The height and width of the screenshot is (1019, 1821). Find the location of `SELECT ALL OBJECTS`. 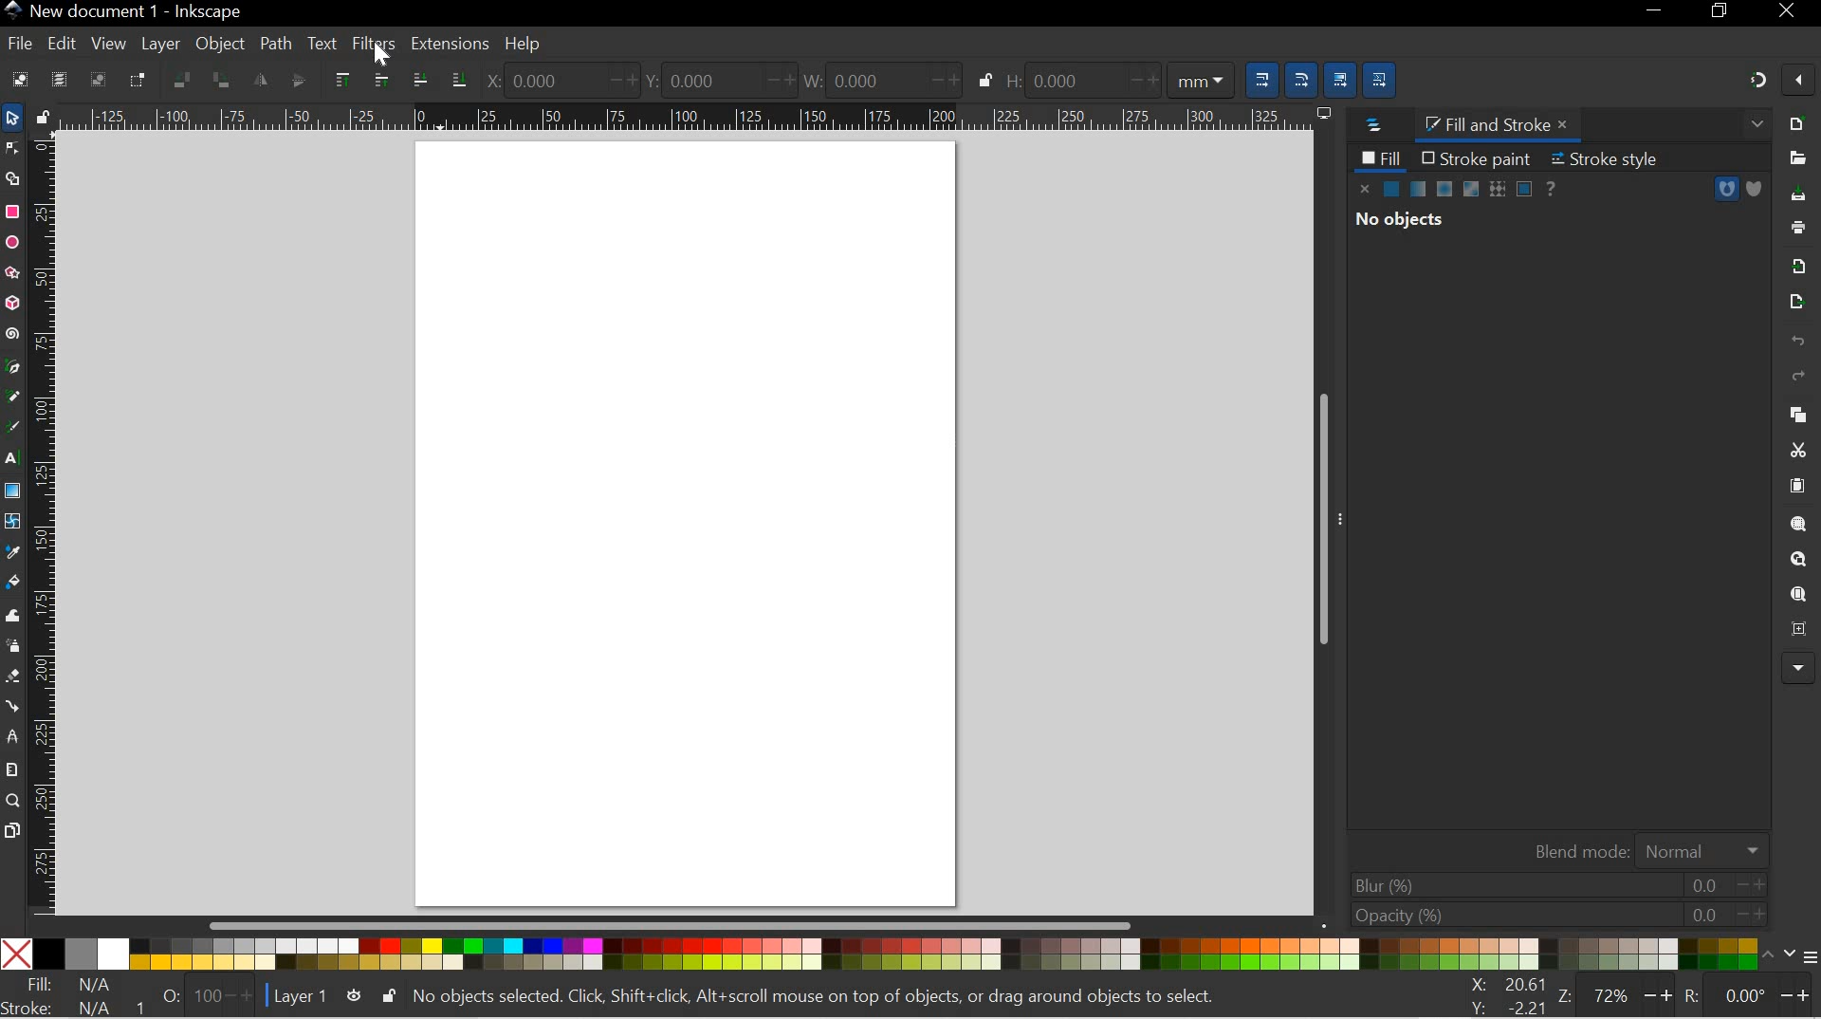

SELECT ALL OBJECTS is located at coordinates (17, 79).